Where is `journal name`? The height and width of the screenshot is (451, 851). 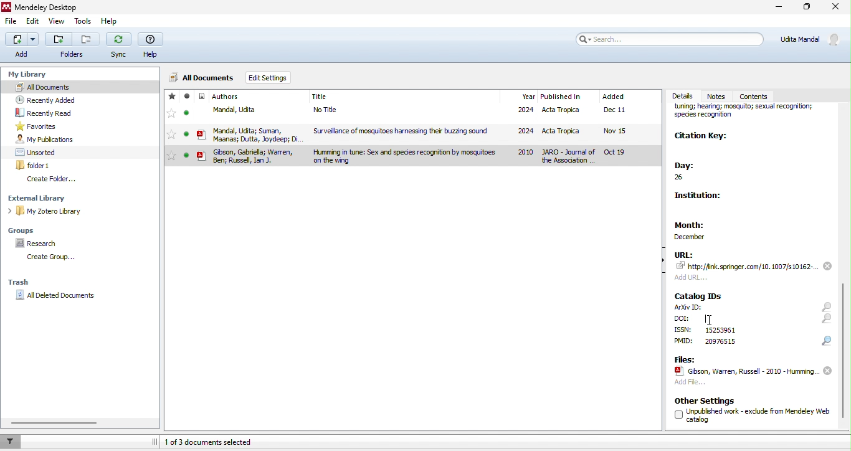
journal name is located at coordinates (748, 115).